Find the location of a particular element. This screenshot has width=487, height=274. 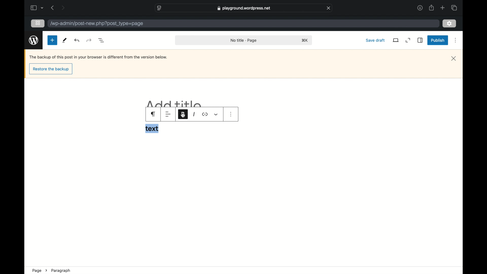

more options is located at coordinates (456, 40).